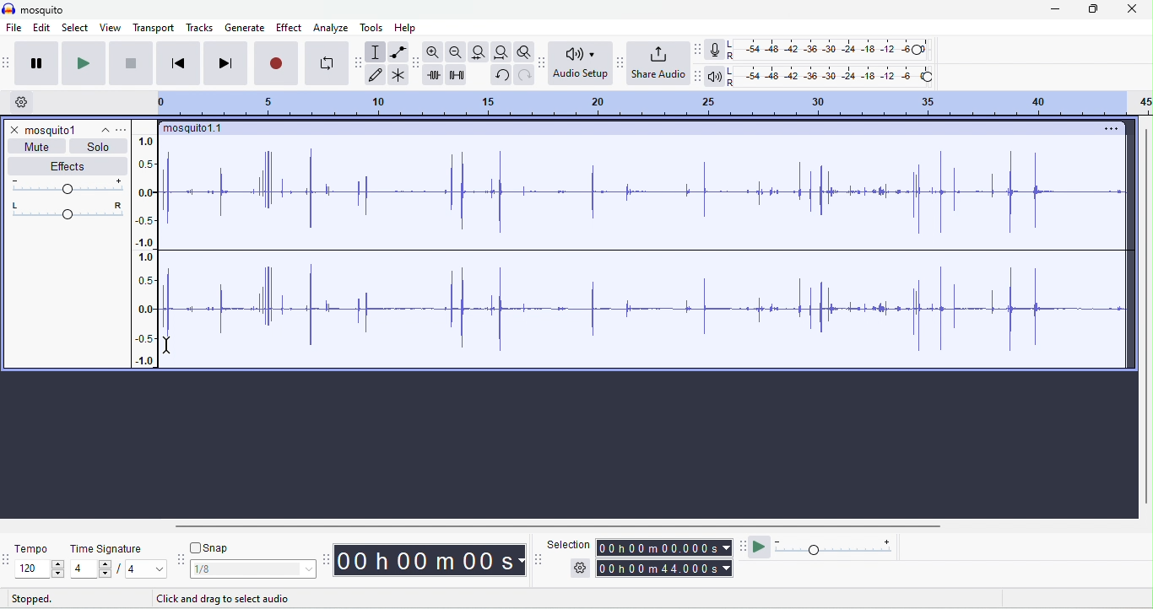 This screenshot has width=1153, height=609. I want to click on tempo tool, so click(8, 560).